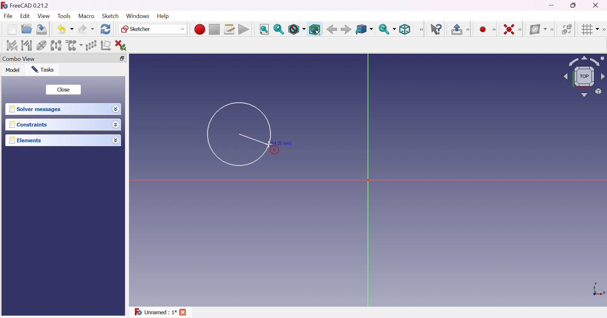 This screenshot has width=607, height=318. What do you see at coordinates (121, 58) in the screenshot?
I see `Restore down` at bounding box center [121, 58].